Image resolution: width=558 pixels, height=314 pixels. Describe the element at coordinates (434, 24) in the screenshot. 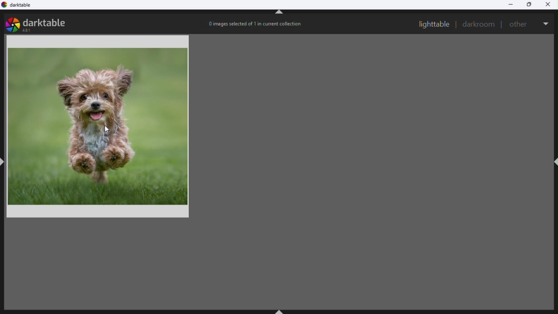

I see `Light table` at that location.